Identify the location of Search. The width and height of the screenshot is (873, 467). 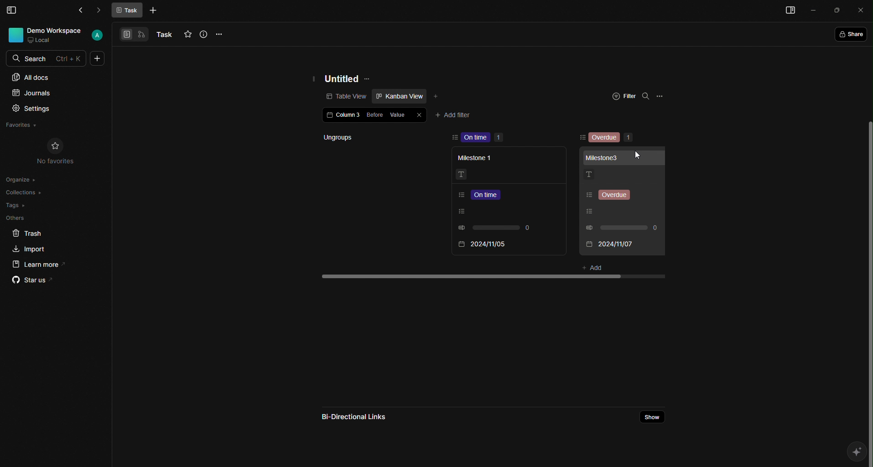
(47, 58).